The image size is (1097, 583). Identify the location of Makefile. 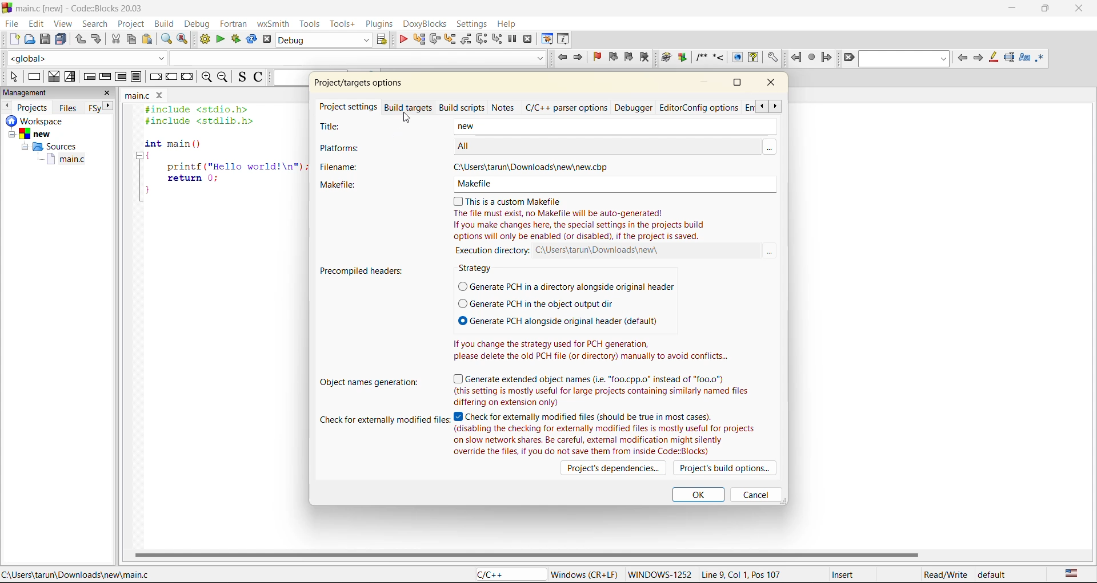
(612, 184).